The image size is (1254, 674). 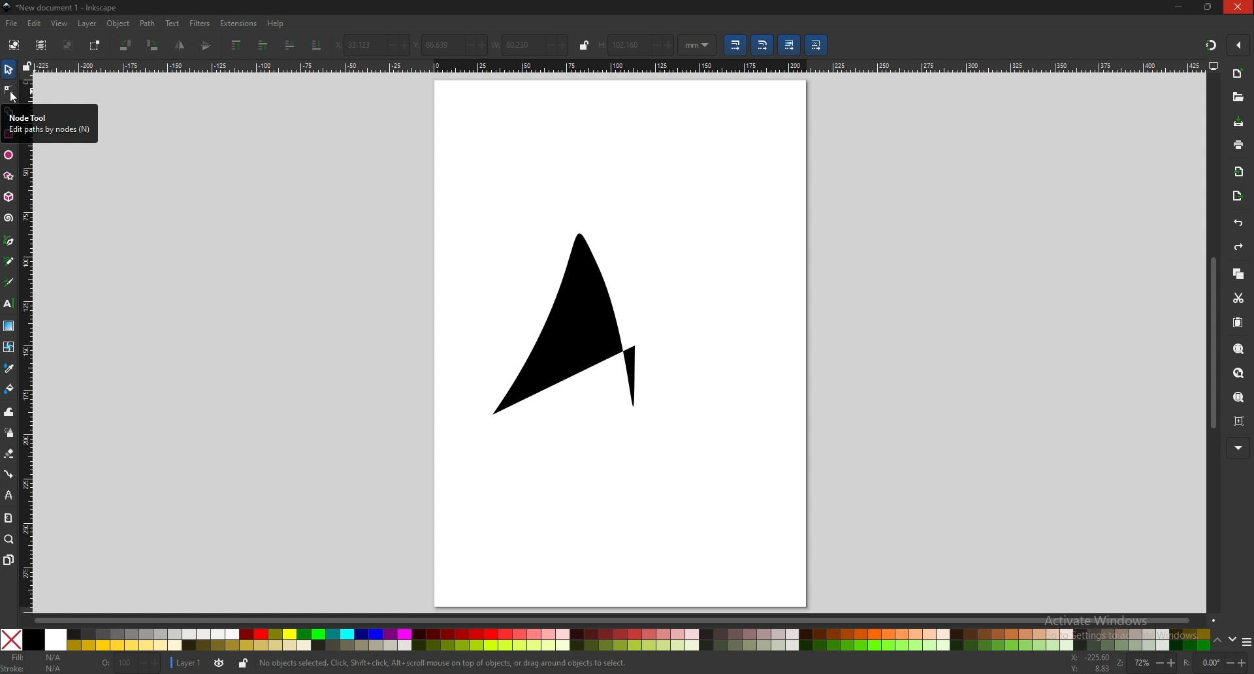 I want to click on colors, so click(x=605, y=639).